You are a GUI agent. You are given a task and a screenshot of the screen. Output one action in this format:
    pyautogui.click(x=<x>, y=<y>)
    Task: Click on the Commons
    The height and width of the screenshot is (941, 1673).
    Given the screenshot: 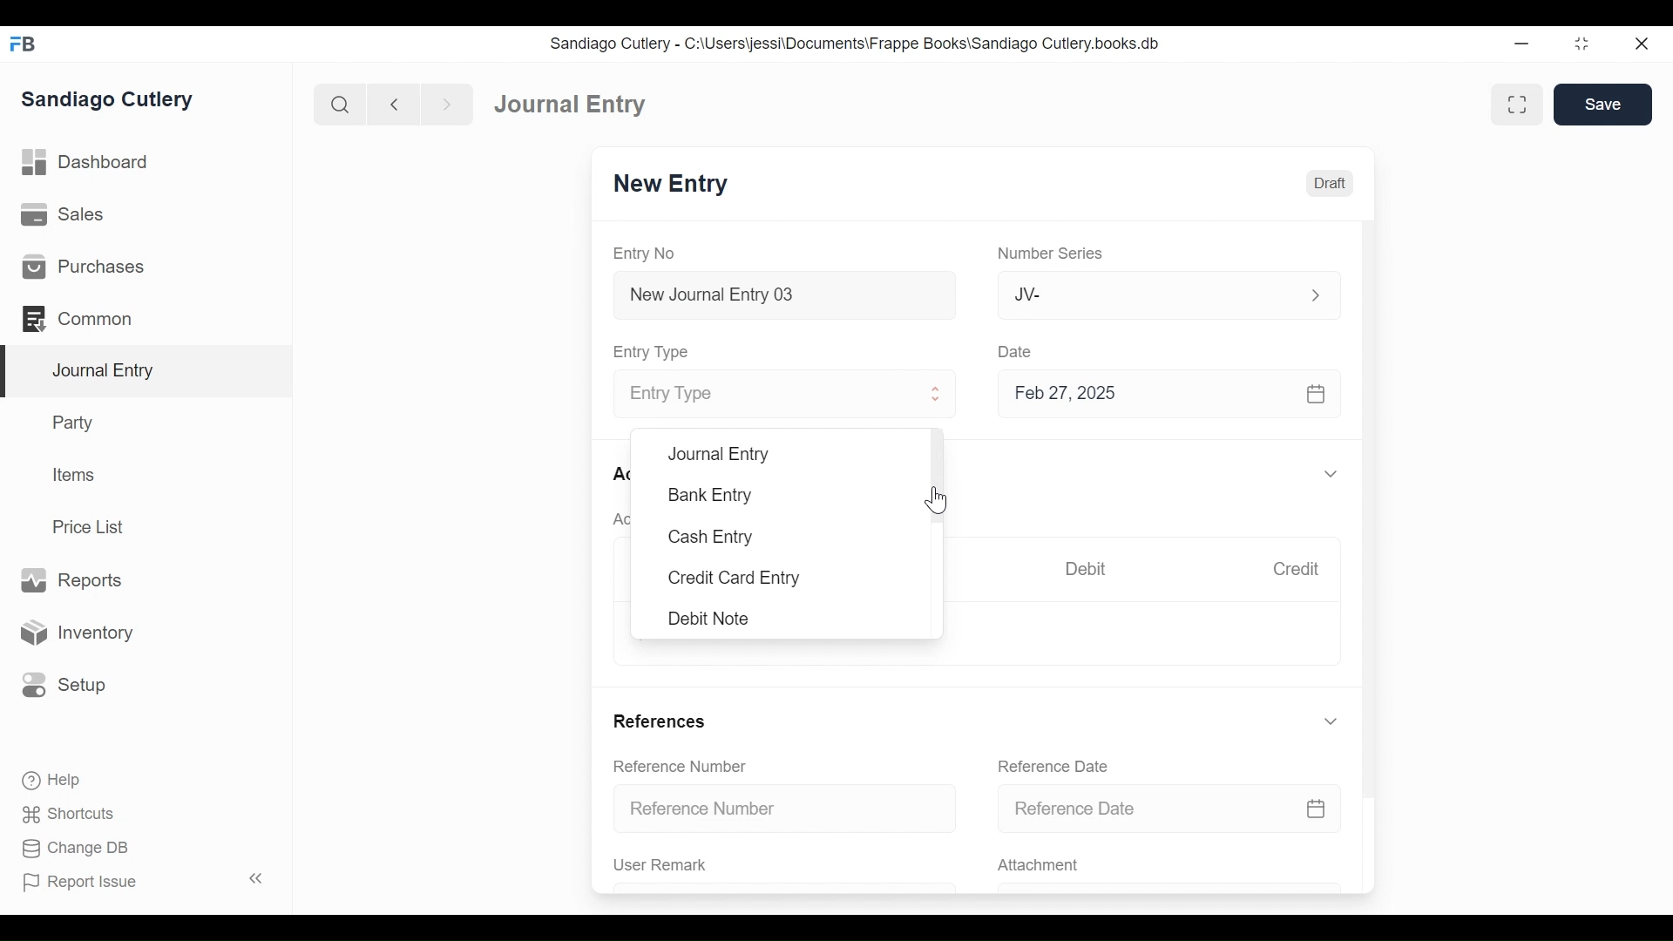 What is the action you would take?
    pyautogui.click(x=76, y=318)
    